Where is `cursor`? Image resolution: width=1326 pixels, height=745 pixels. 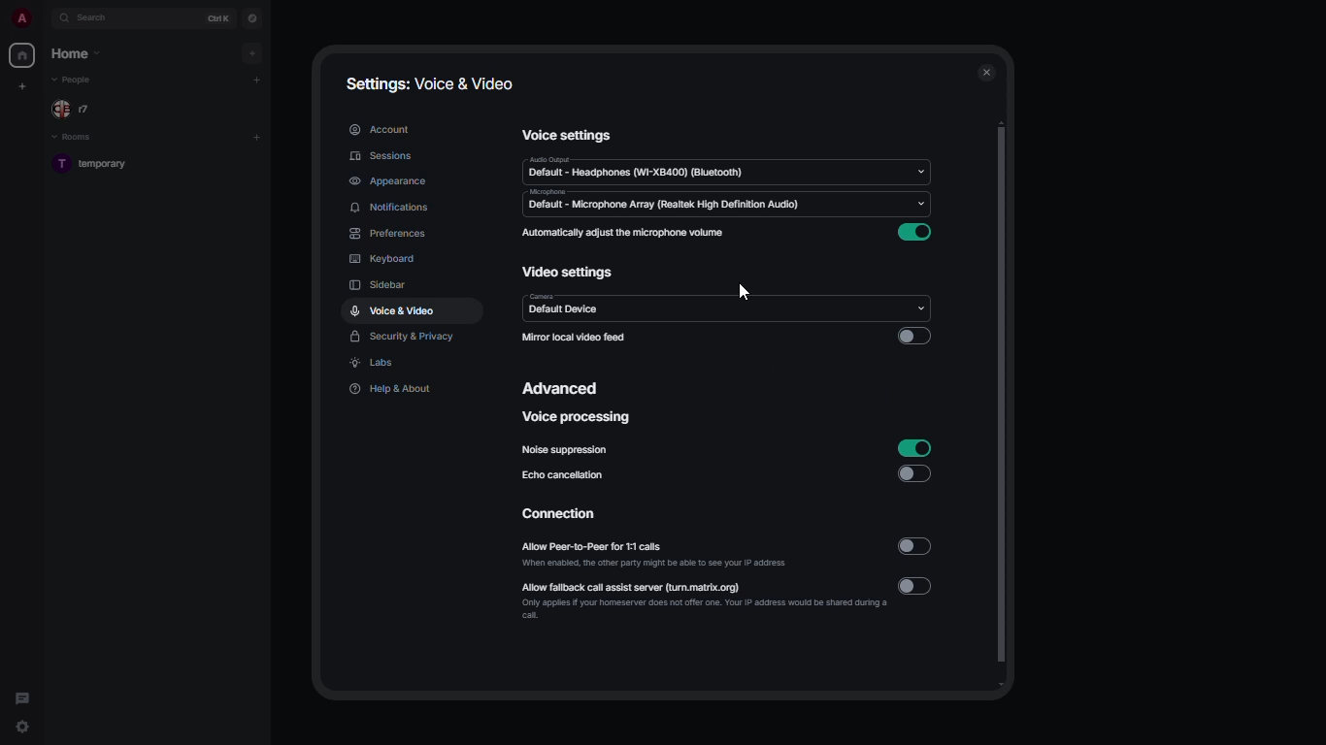
cursor is located at coordinates (744, 293).